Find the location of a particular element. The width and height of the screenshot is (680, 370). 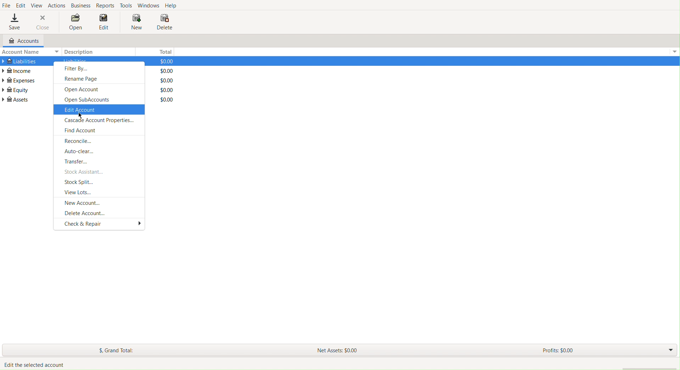

Find Account is located at coordinates (80, 132).